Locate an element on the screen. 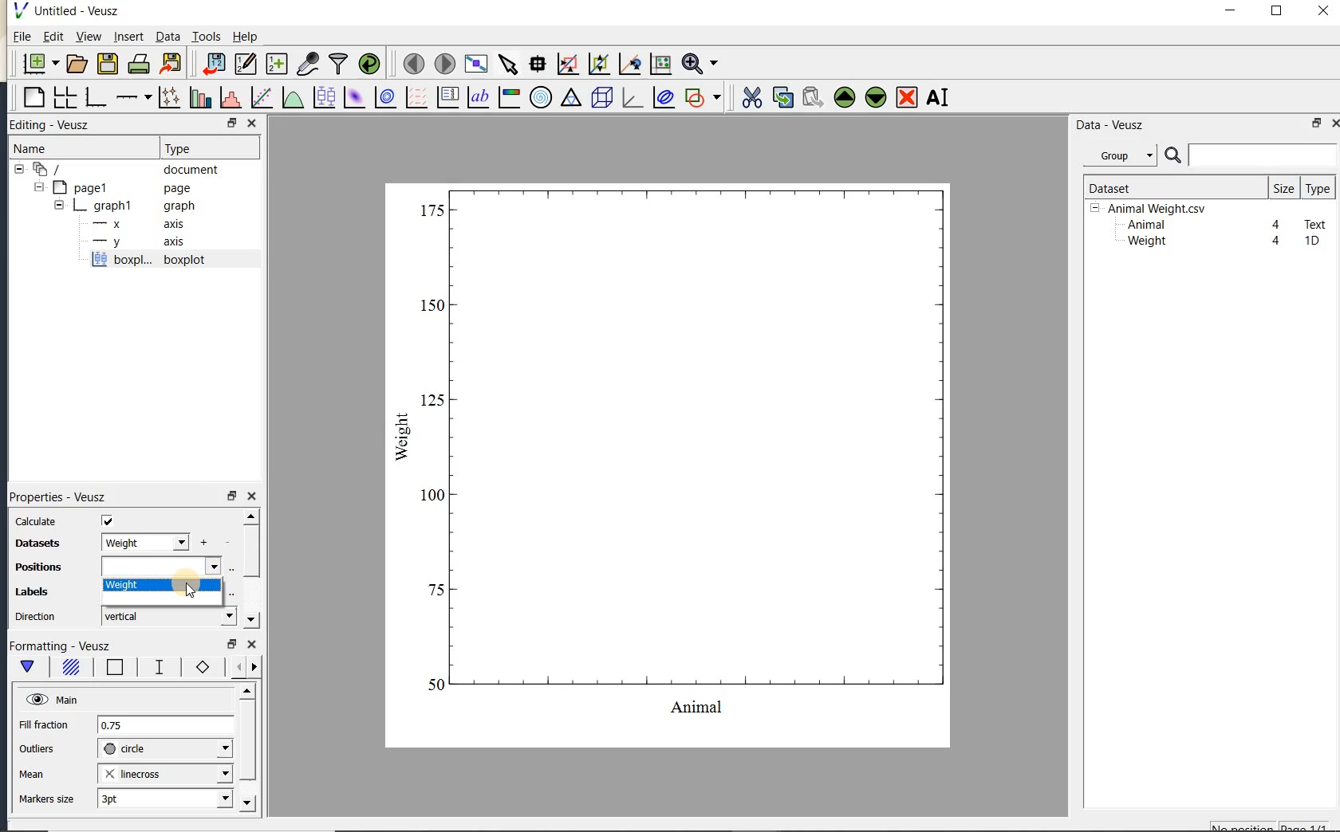  histogram of a dataset is located at coordinates (230, 97).